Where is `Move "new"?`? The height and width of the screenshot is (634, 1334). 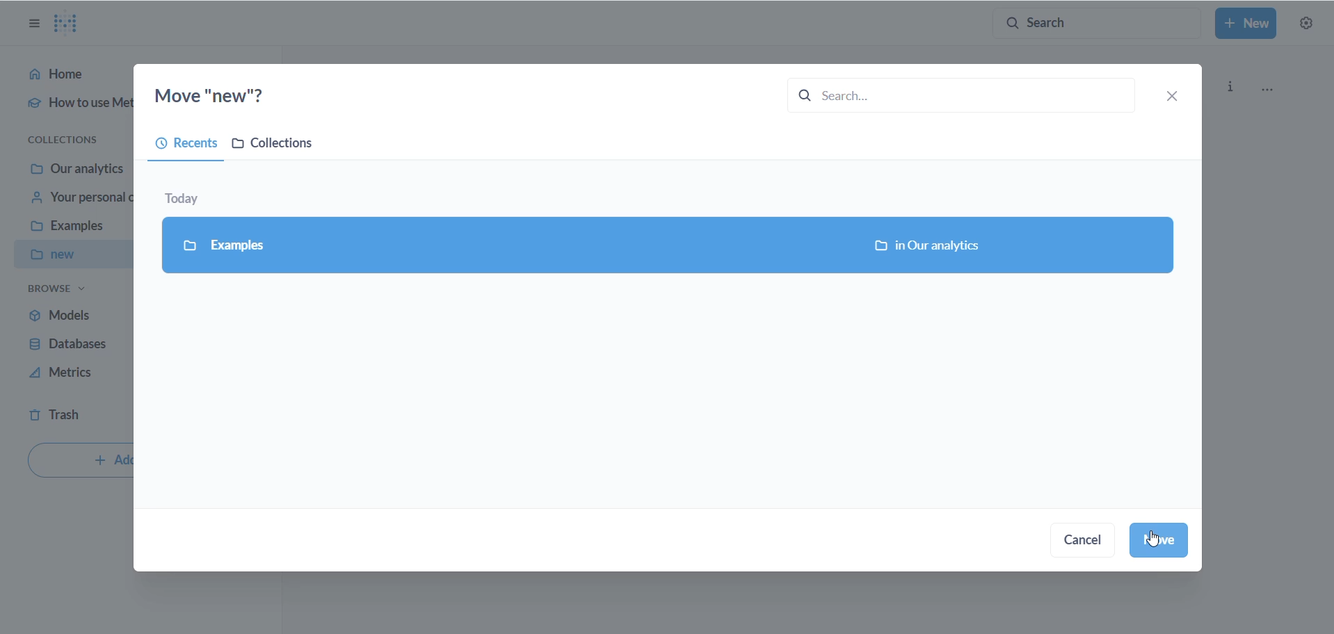 Move "new"? is located at coordinates (224, 94).